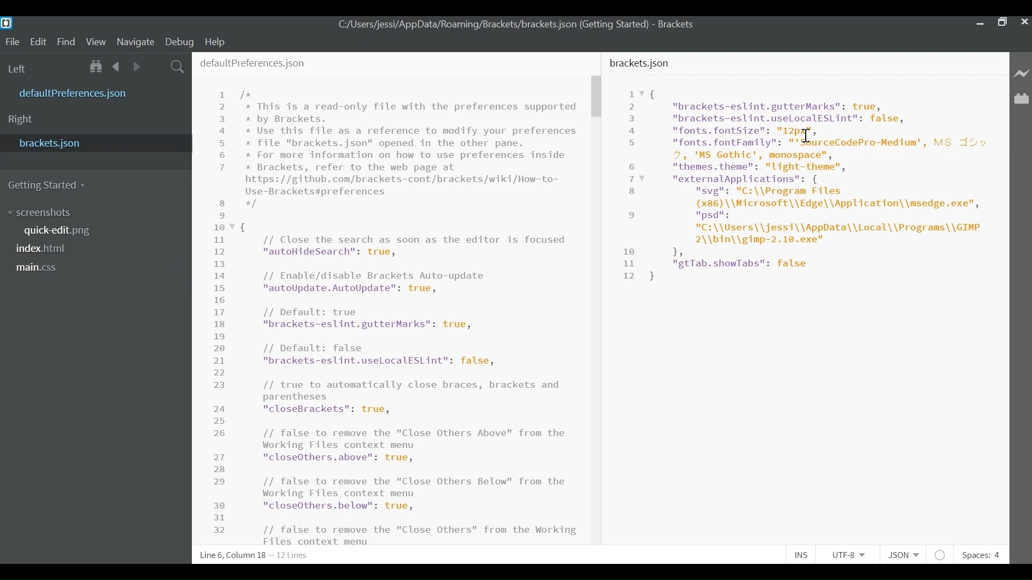  What do you see at coordinates (12, 42) in the screenshot?
I see `File` at bounding box center [12, 42].